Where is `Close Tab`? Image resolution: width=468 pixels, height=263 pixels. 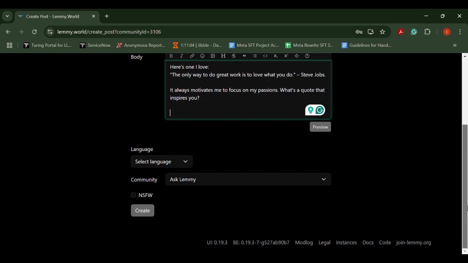 Close Tab is located at coordinates (93, 16).